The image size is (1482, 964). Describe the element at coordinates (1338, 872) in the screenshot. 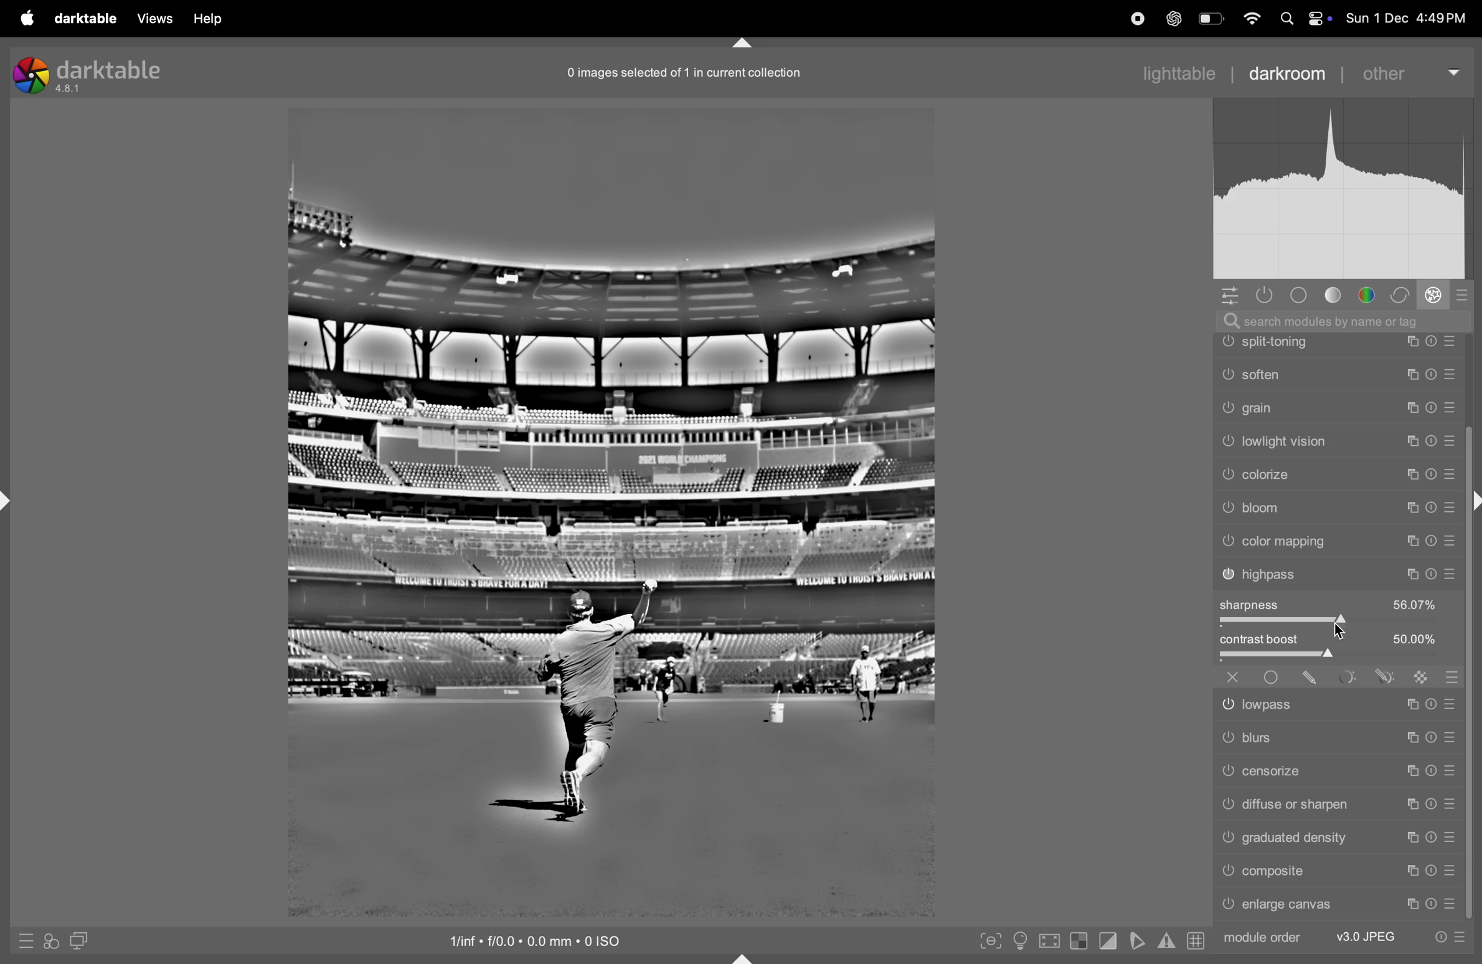

I see `compatible` at that location.